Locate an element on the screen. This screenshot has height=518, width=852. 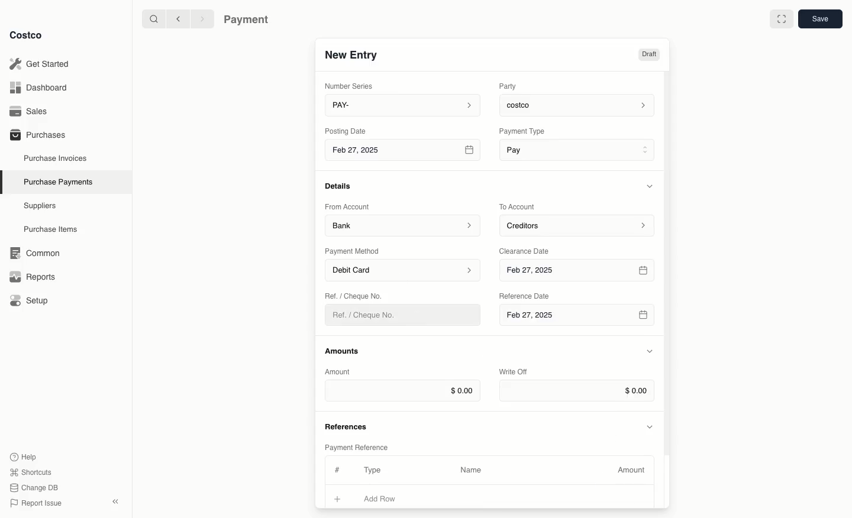
Details is located at coordinates (341, 186).